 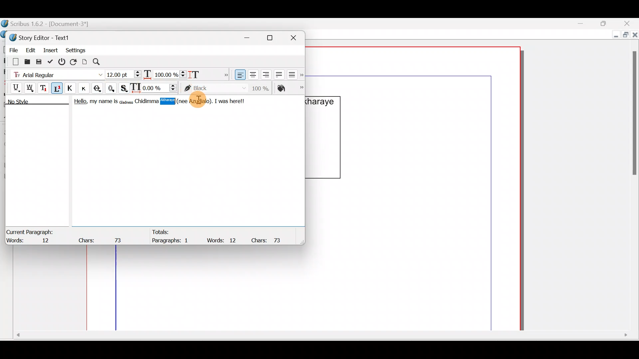 I want to click on Cursor, so click(x=201, y=102).